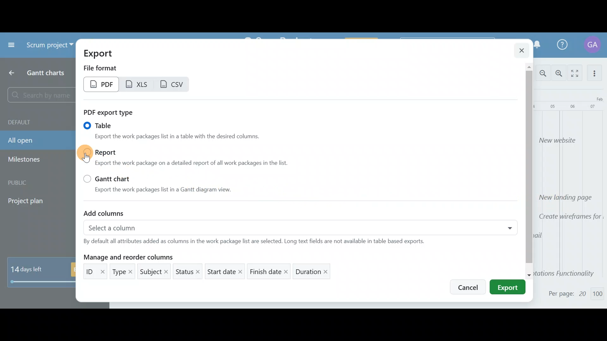  What do you see at coordinates (564, 44) in the screenshot?
I see `Help` at bounding box center [564, 44].